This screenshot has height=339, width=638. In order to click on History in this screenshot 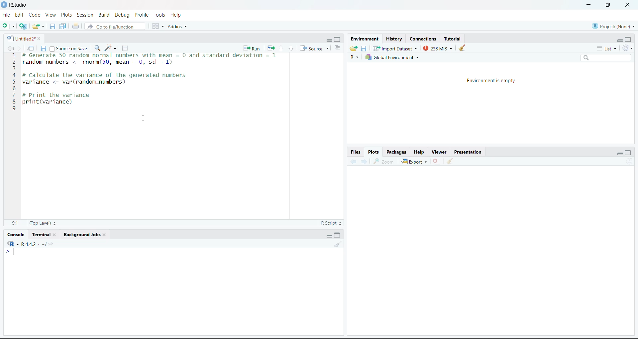, I will do `click(394, 39)`.